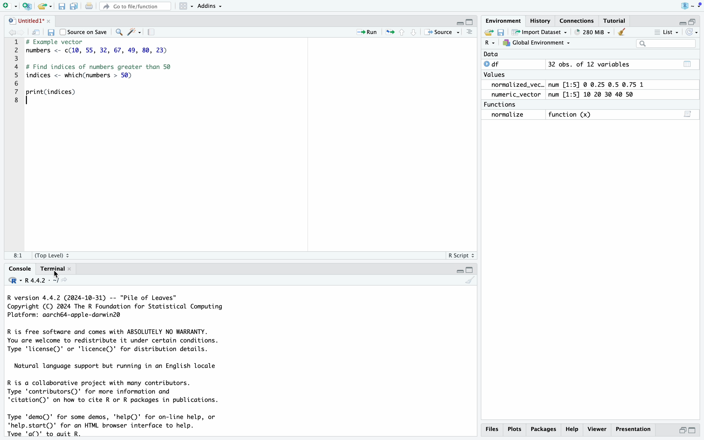  I want to click on minimise, so click(683, 429).